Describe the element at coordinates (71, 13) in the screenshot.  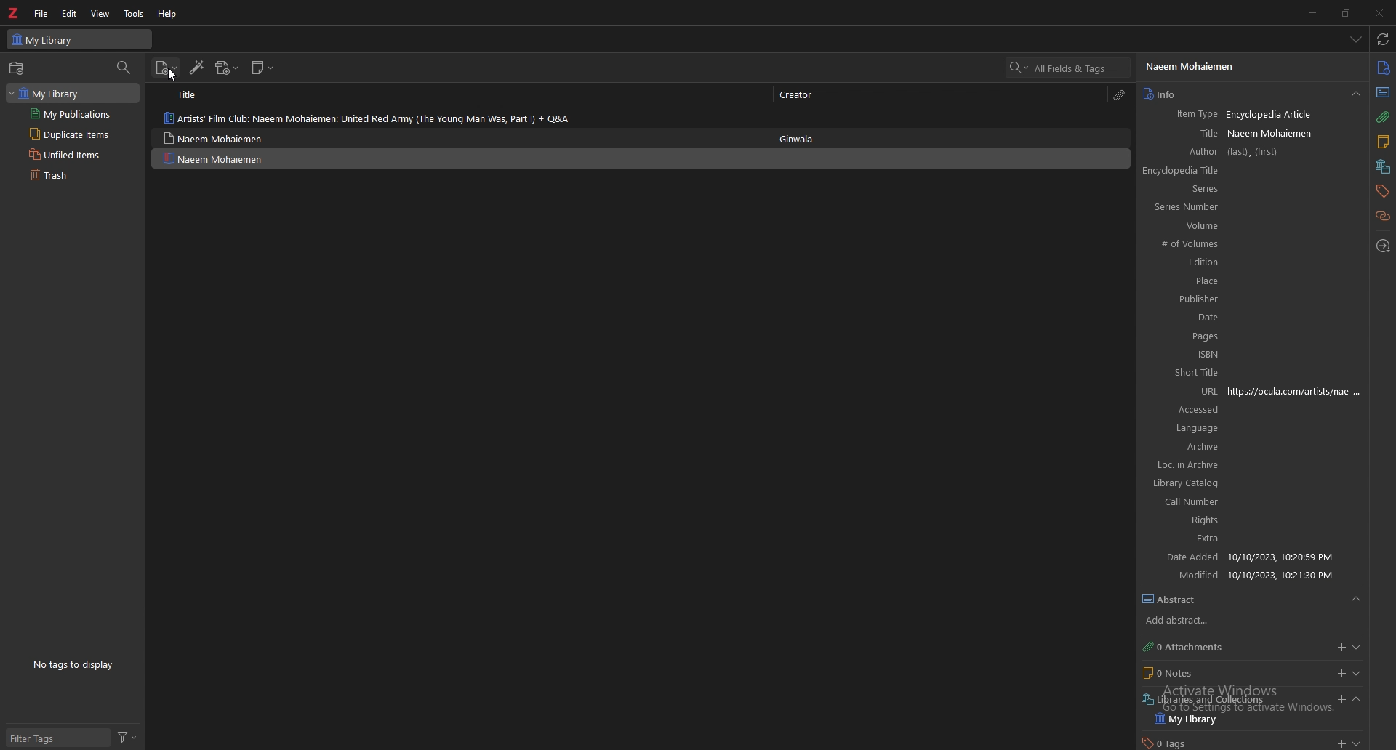
I see `edit` at that location.